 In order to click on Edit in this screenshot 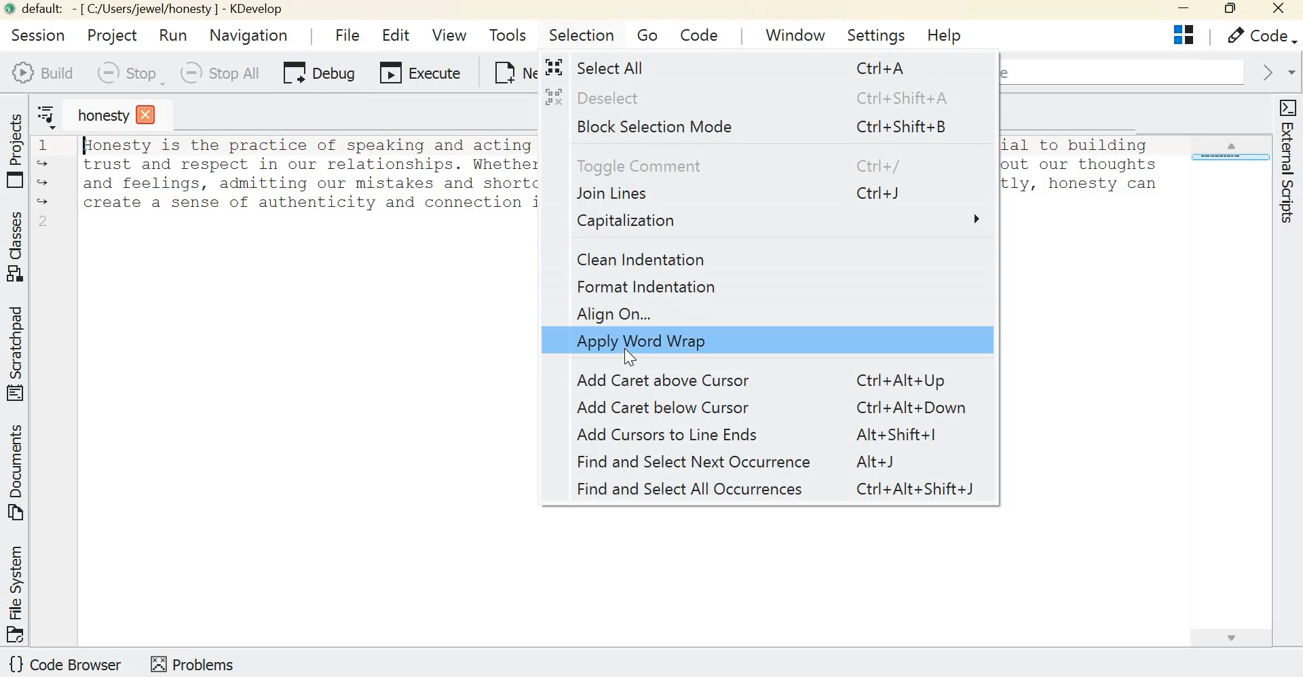, I will do `click(398, 37)`.